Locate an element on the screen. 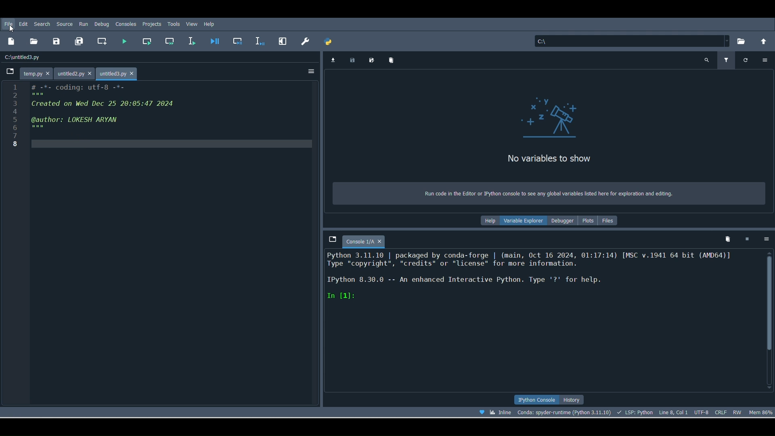  Run code in the Editor or Python console to see any global variables listed here for exploration and editing. is located at coordinates (547, 192).